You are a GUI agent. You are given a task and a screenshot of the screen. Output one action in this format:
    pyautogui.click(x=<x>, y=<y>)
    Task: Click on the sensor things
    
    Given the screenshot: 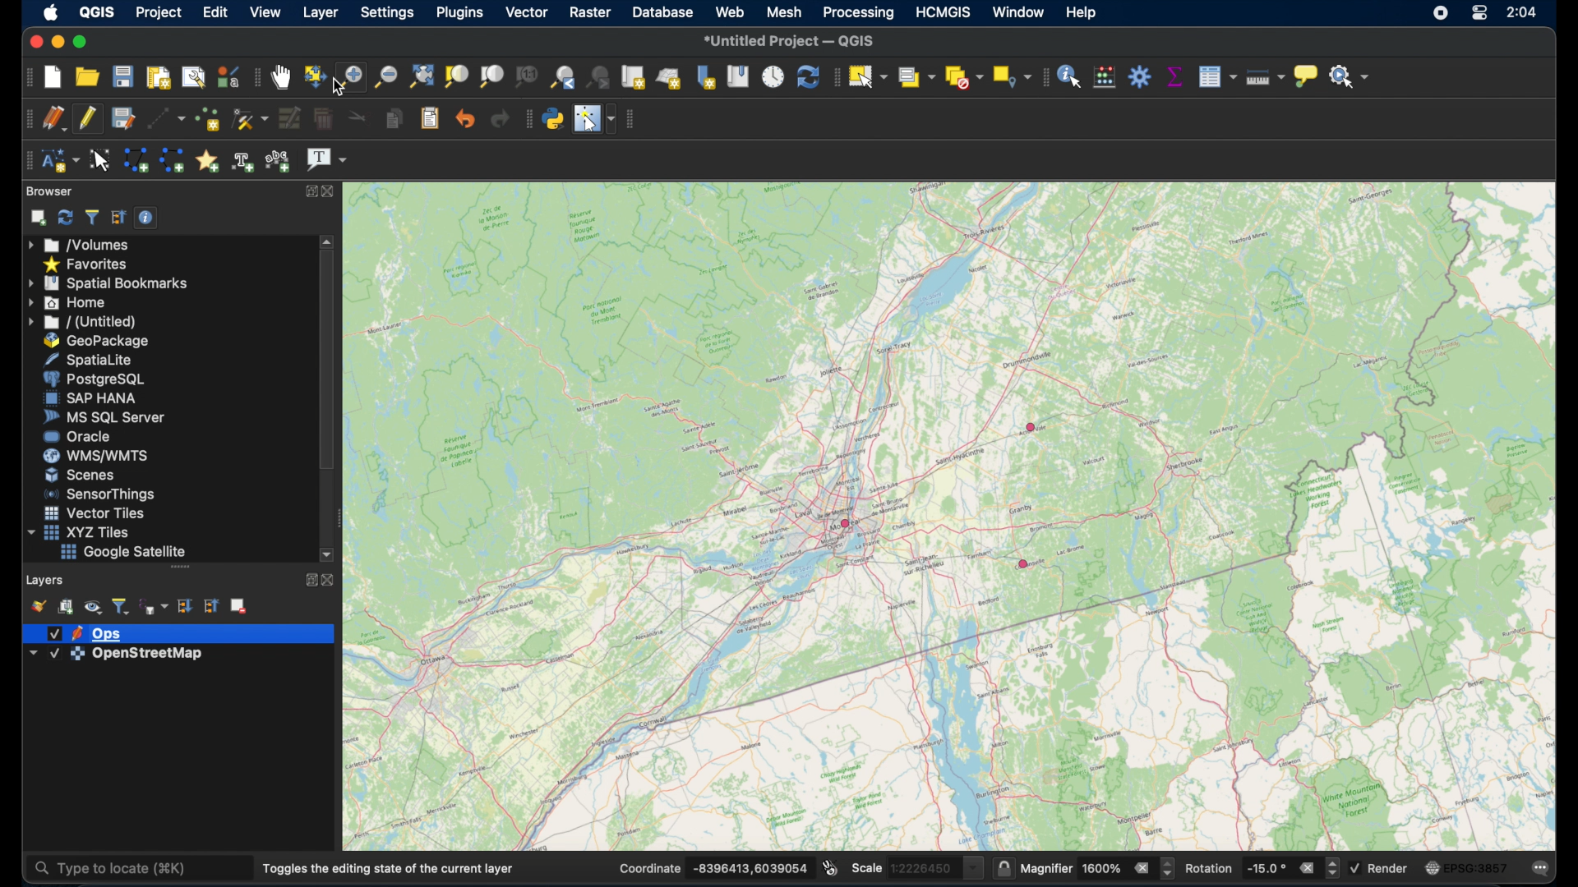 What is the action you would take?
    pyautogui.click(x=96, y=494)
    